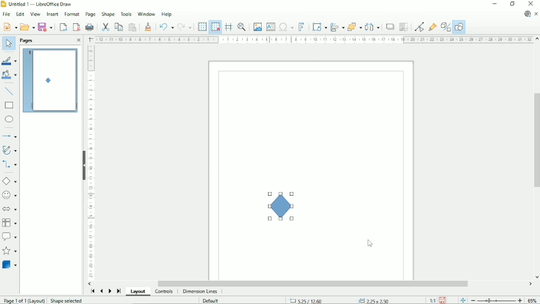  Describe the element at coordinates (419, 27) in the screenshot. I see `Toggle point edit mode` at that location.